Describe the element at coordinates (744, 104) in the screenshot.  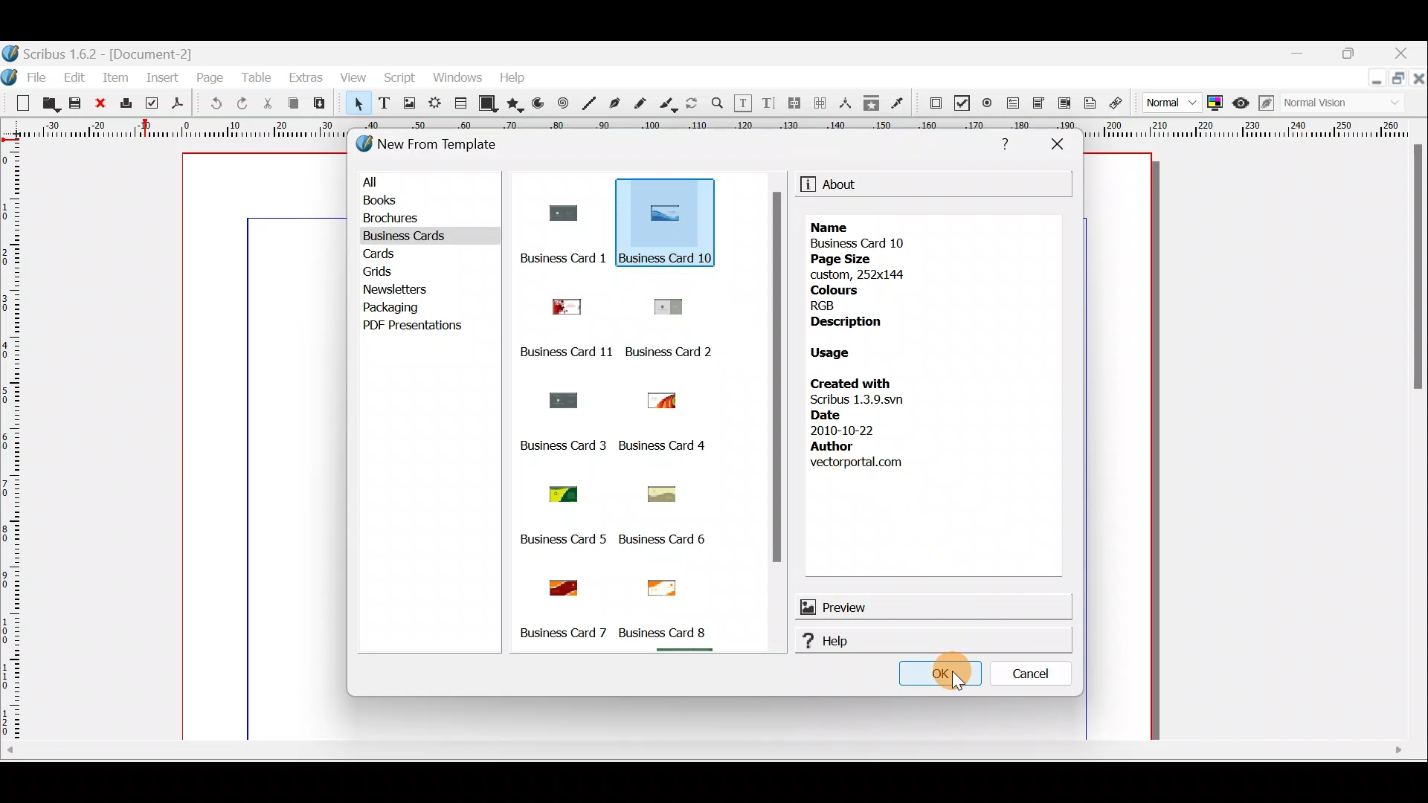
I see `Edit contents of frame` at that location.